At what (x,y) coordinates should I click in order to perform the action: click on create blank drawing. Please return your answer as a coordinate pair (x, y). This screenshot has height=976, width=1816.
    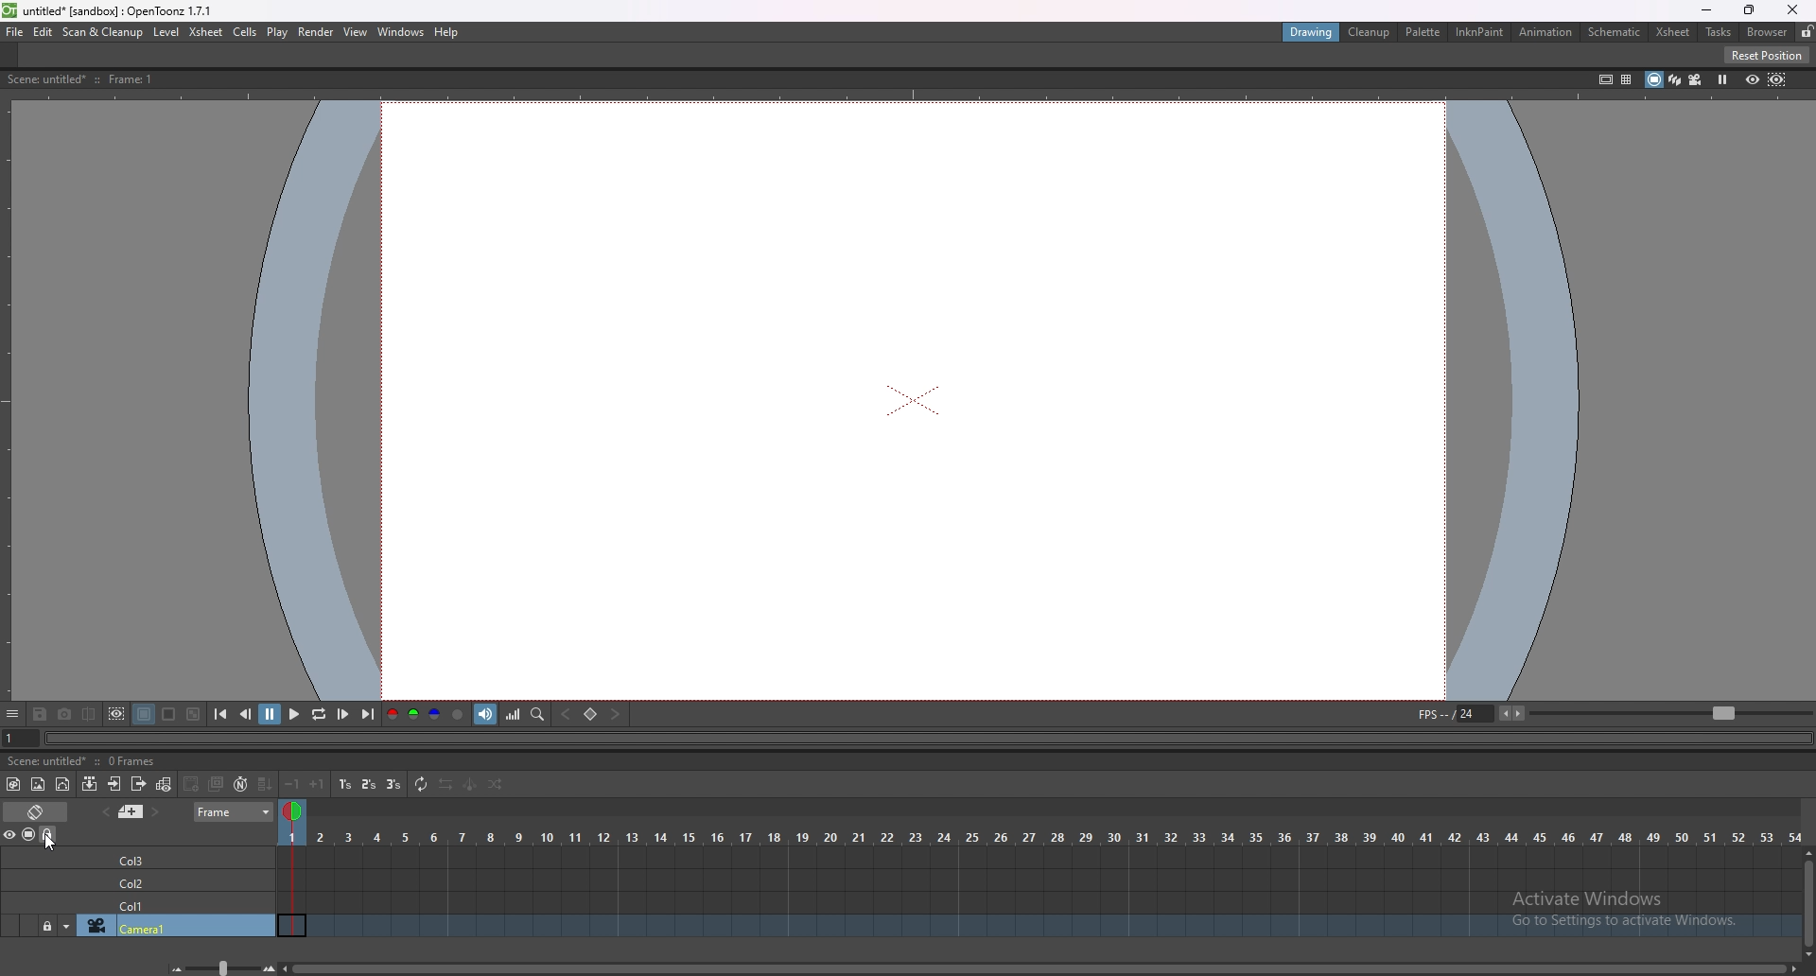
    Looking at the image, I should click on (193, 784).